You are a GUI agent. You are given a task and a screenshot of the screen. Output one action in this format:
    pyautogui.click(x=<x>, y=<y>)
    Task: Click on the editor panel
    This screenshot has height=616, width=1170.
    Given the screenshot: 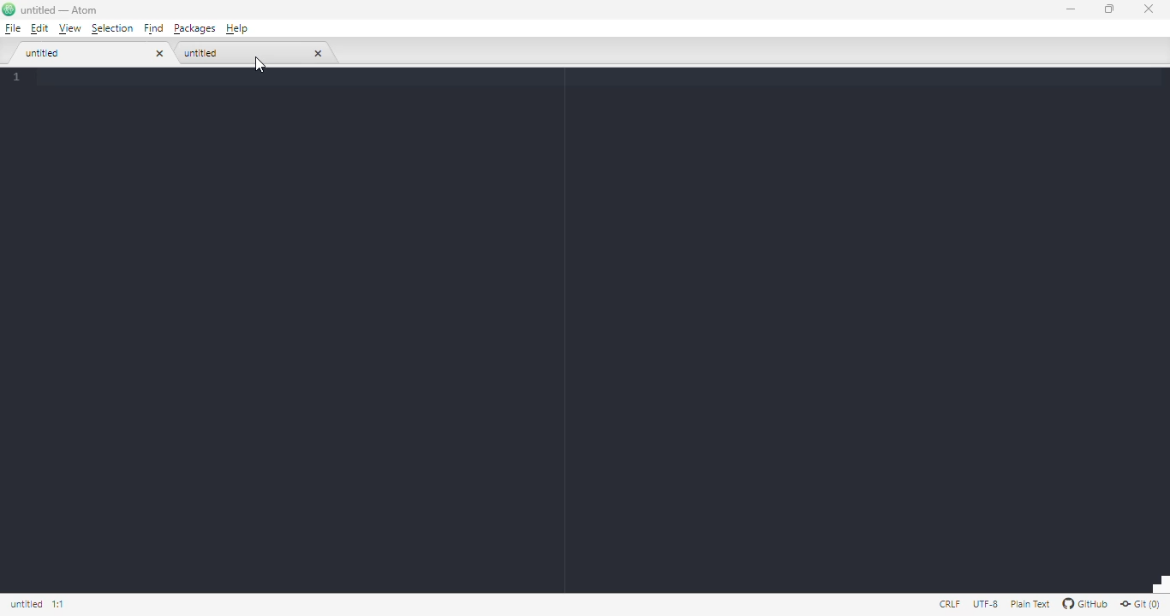 What is the action you would take?
    pyautogui.click(x=586, y=340)
    